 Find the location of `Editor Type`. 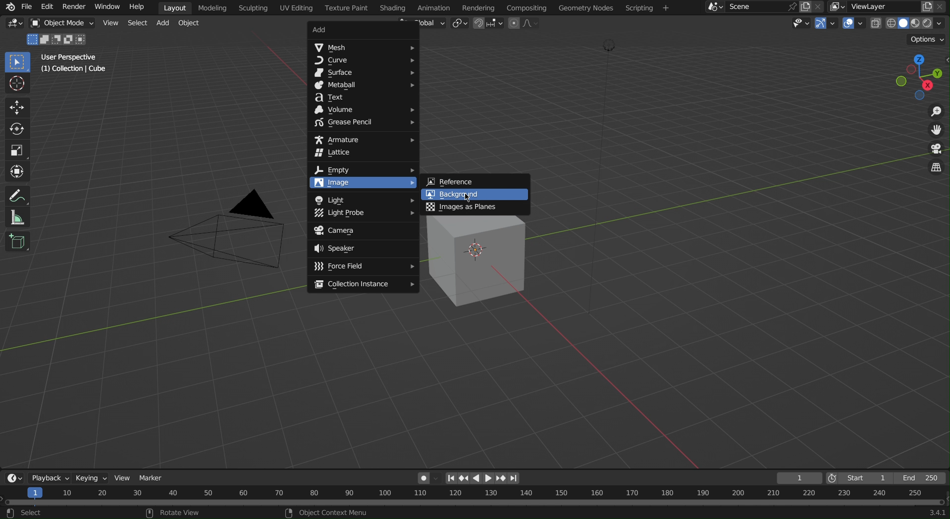

Editor Type is located at coordinates (15, 25).